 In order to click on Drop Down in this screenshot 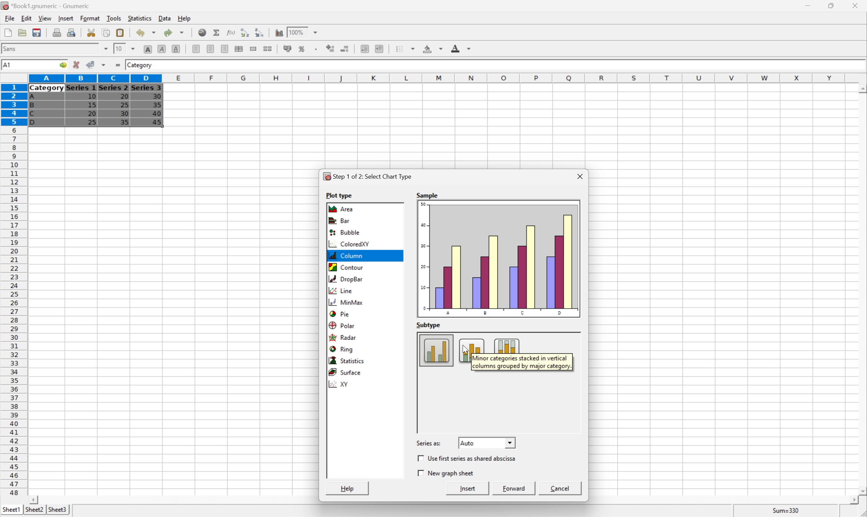, I will do `click(317, 32)`.